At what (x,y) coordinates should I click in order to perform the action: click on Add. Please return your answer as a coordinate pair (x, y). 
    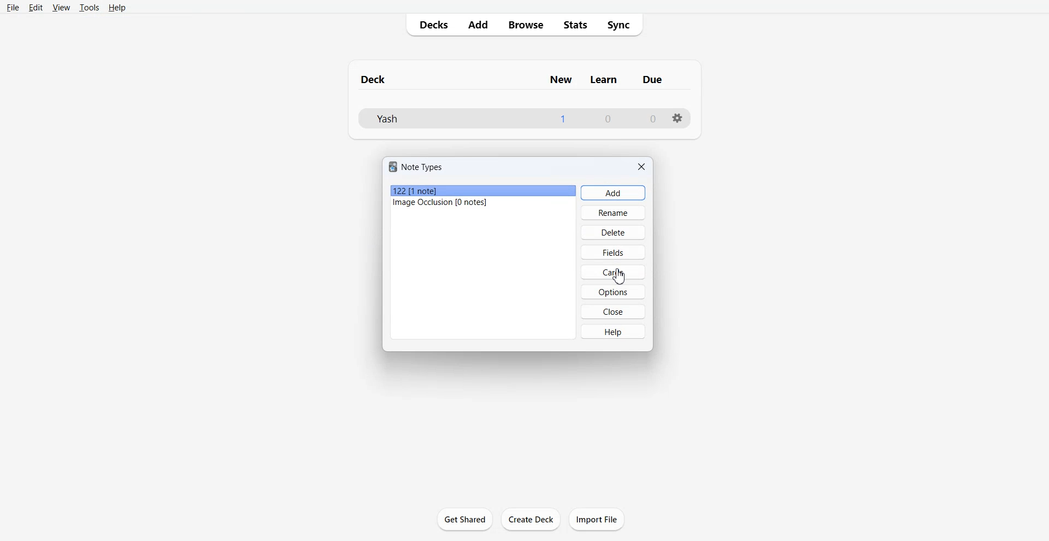
    Looking at the image, I should click on (612, 192).